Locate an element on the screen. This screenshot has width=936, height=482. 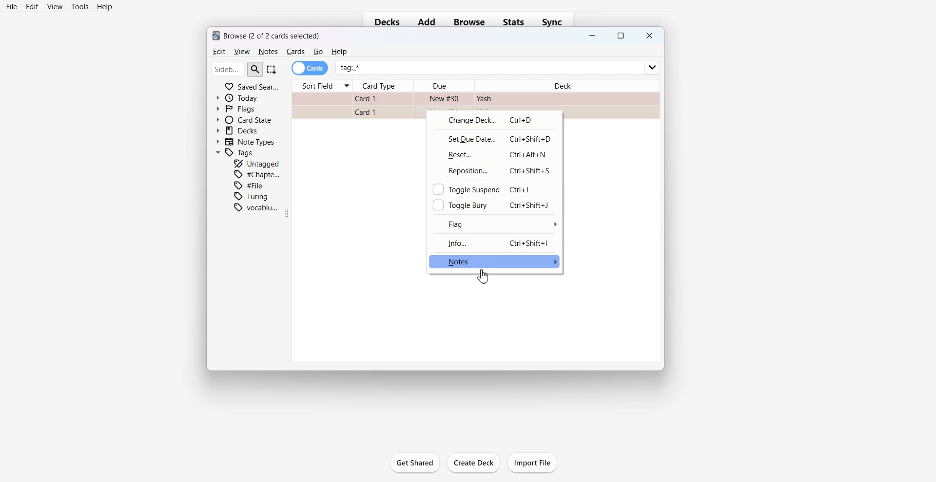
Notes is located at coordinates (268, 52).